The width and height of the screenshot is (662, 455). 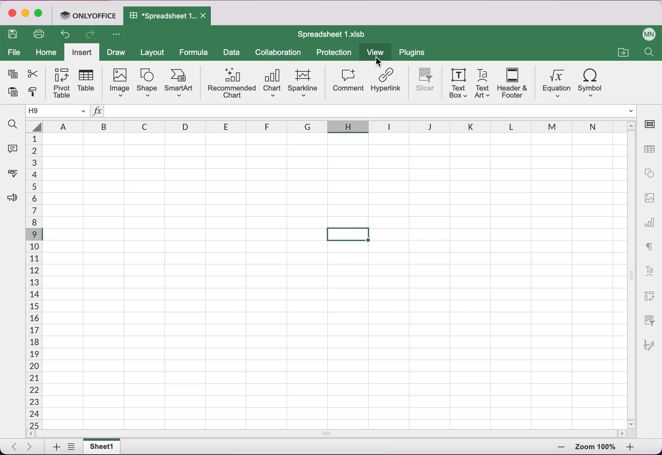 What do you see at coordinates (651, 293) in the screenshot?
I see `pivot table` at bounding box center [651, 293].